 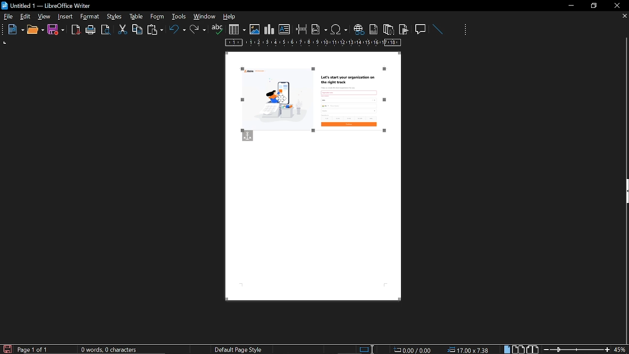 What do you see at coordinates (7, 349) in the screenshot?
I see `save` at bounding box center [7, 349].